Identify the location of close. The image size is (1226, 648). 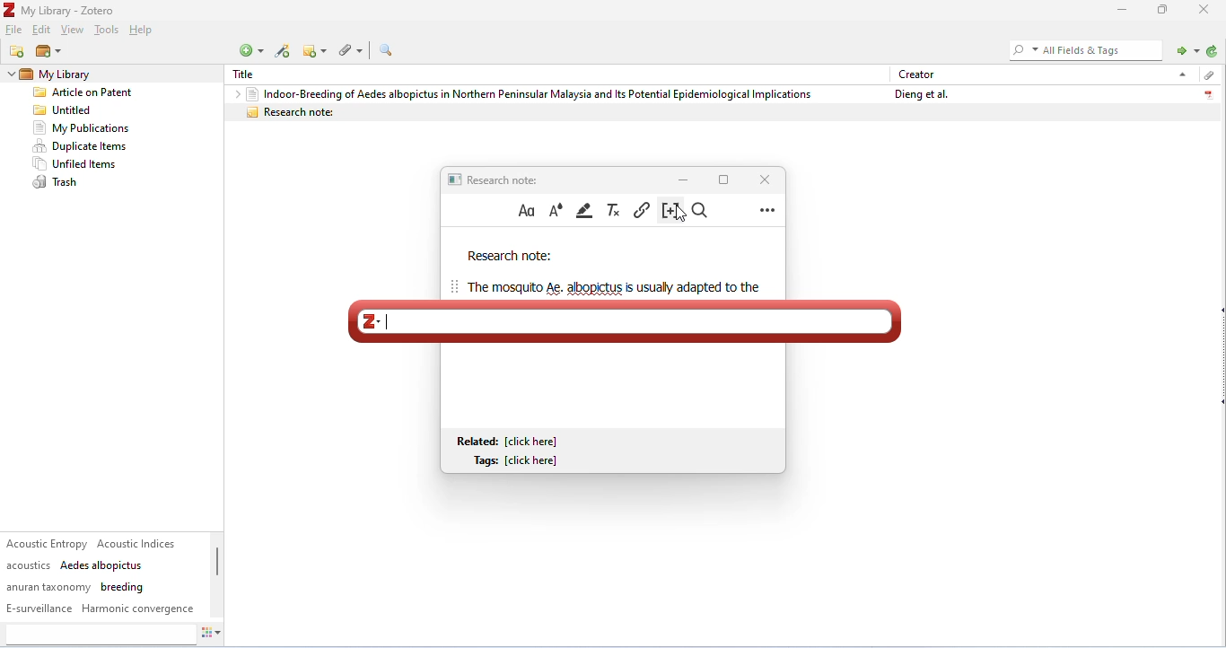
(1206, 9).